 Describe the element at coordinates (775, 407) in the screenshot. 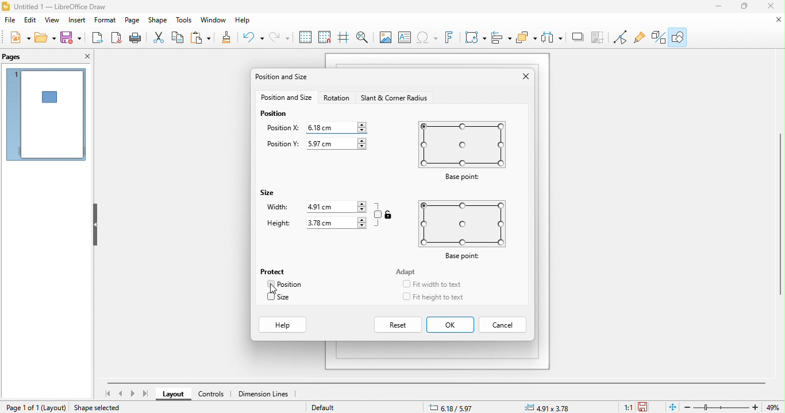

I see `49` at that location.